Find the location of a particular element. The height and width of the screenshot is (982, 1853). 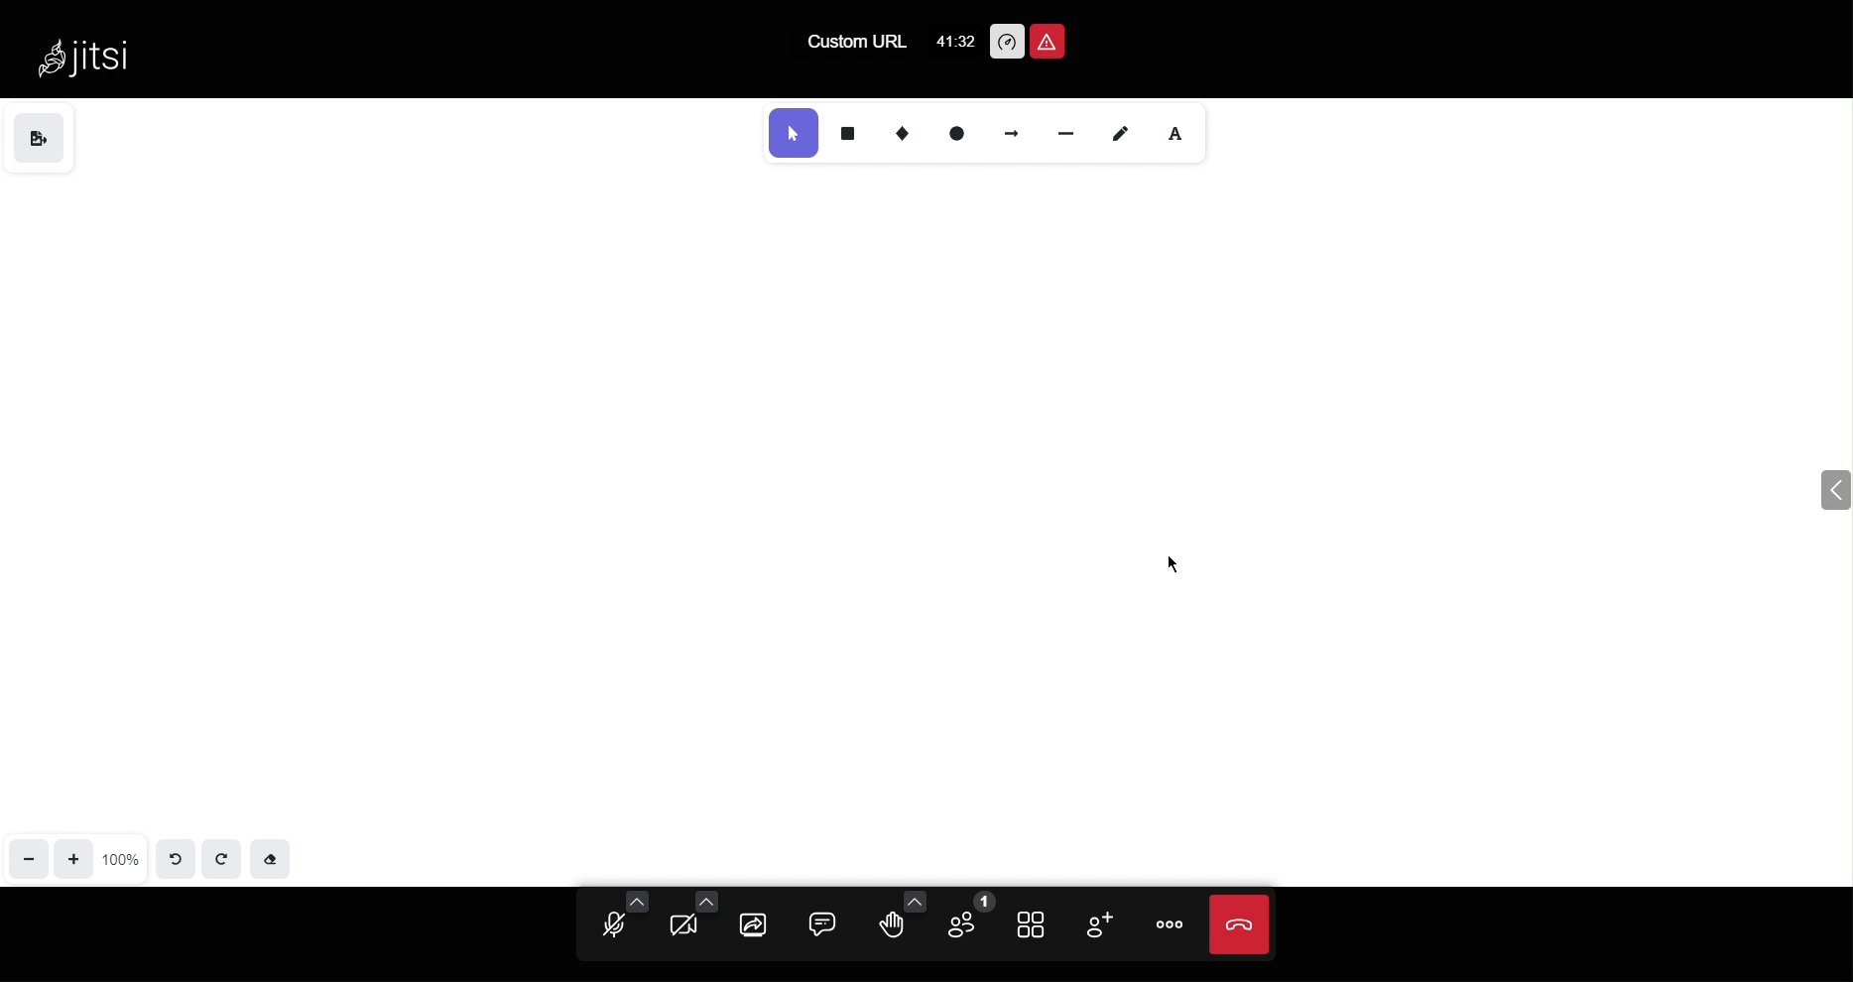

Rotate CW is located at coordinates (219, 857).